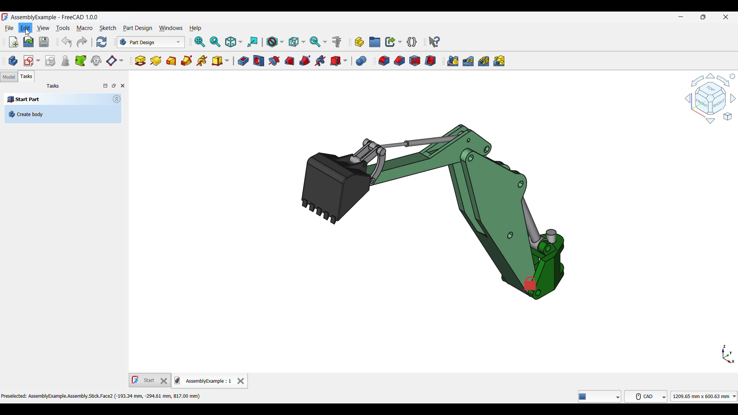 Image resolution: width=738 pixels, height=415 pixels. I want to click on Validate sketch, so click(50, 61).